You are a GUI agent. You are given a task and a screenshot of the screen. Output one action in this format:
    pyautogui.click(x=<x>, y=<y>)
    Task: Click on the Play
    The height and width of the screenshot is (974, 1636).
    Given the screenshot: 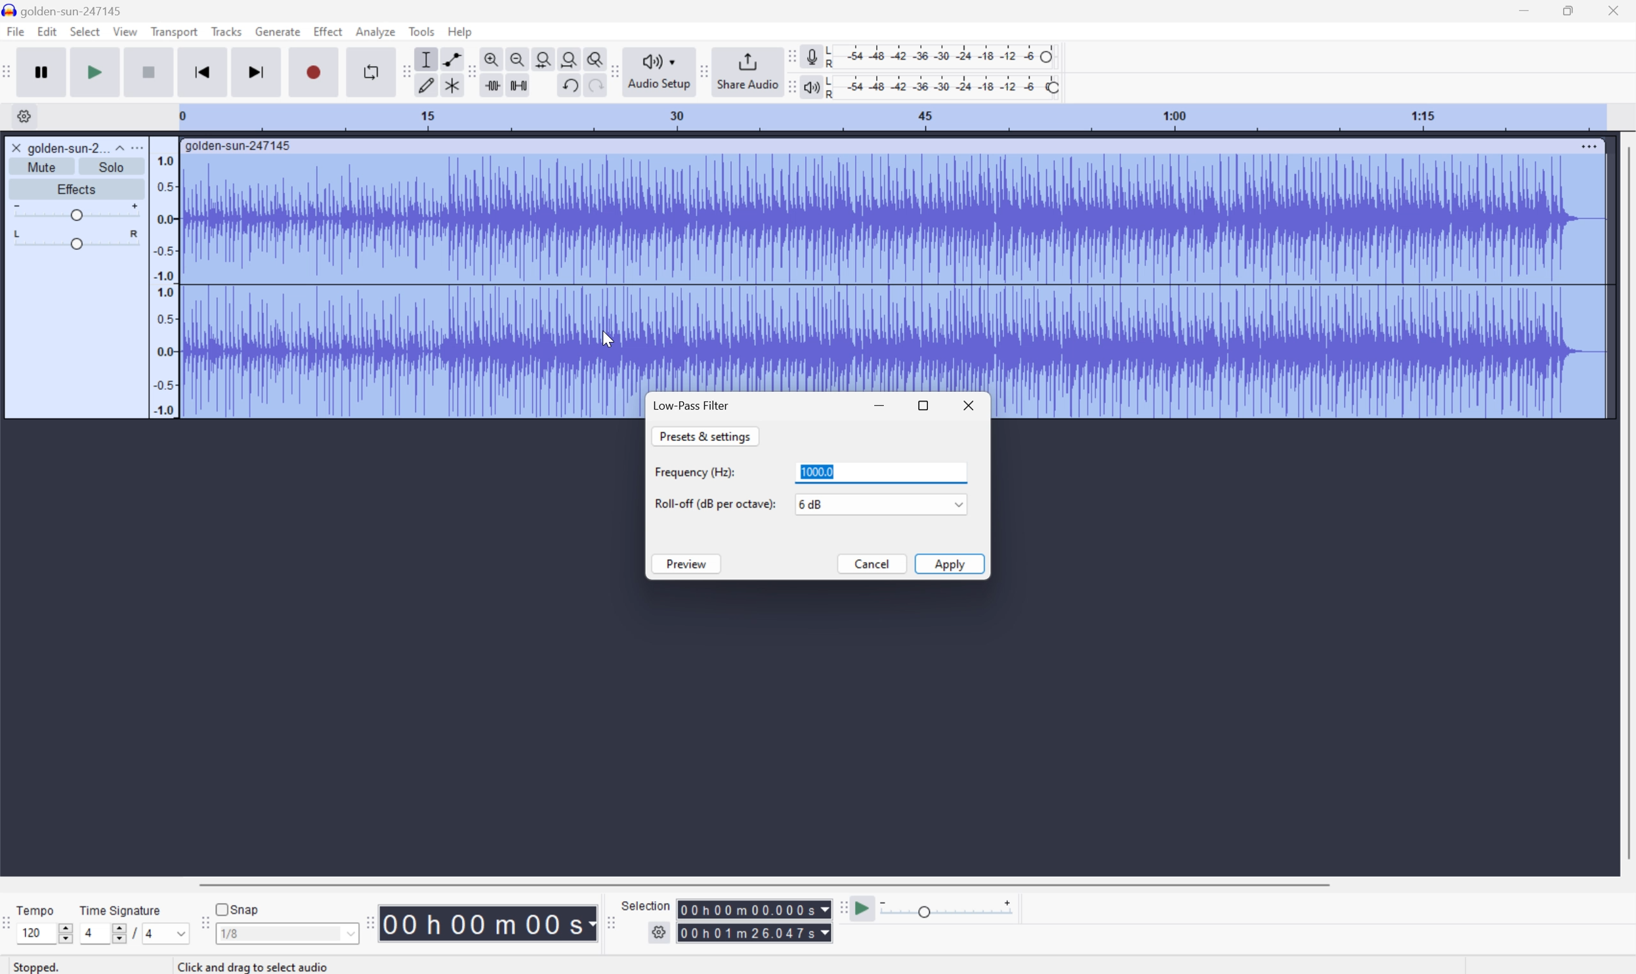 What is the action you would take?
    pyautogui.click(x=95, y=71)
    